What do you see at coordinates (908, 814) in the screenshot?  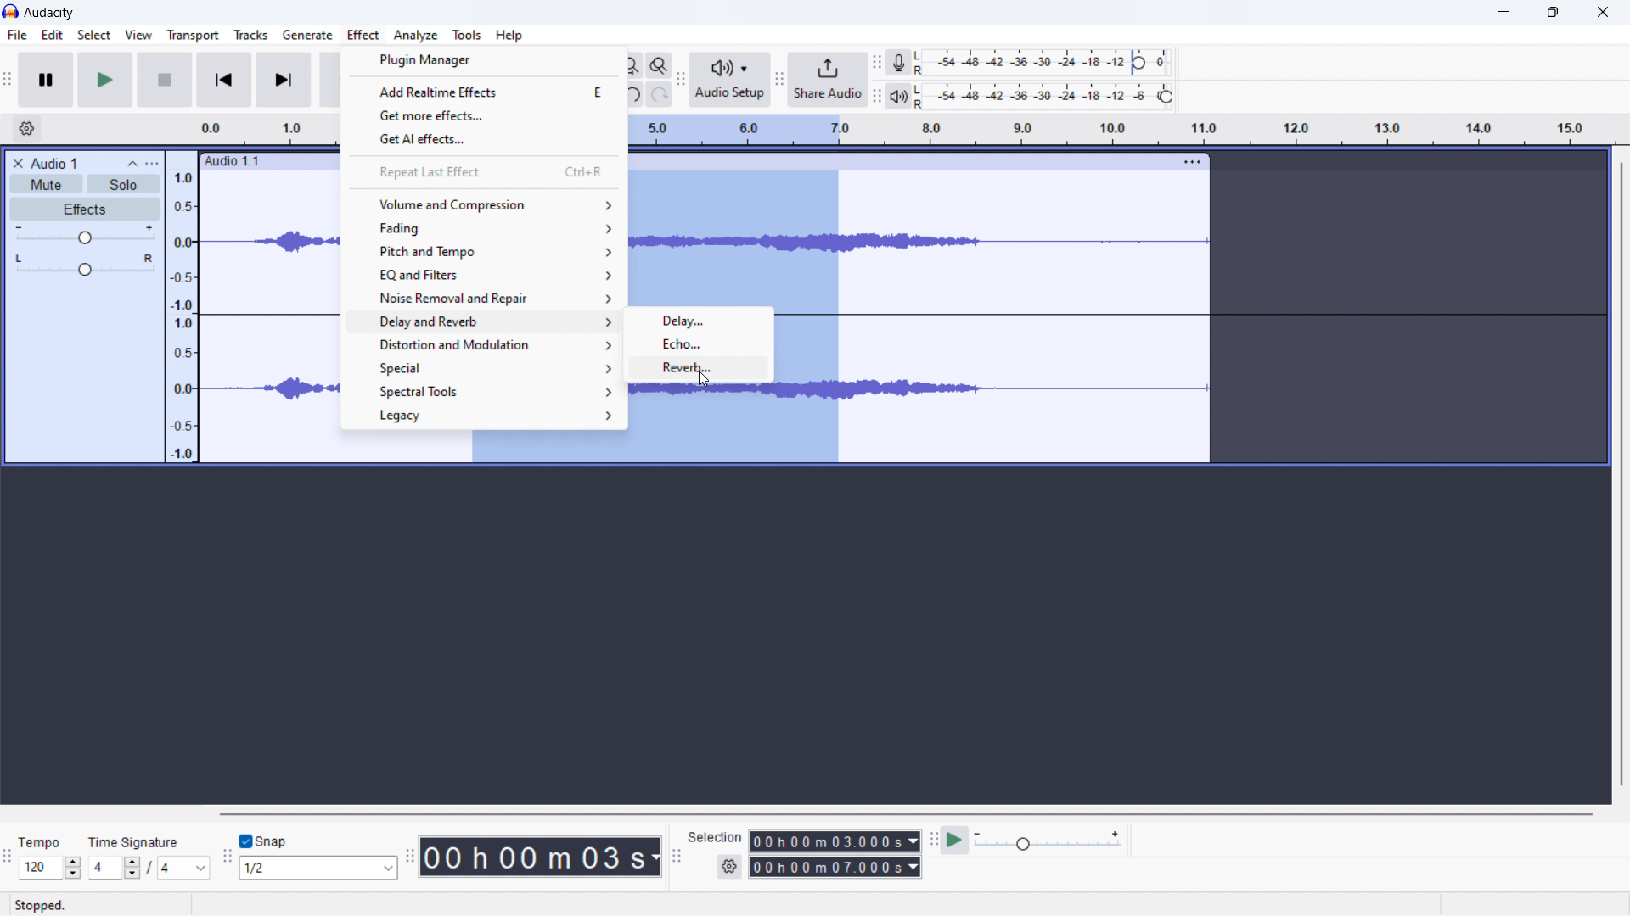 I see `horizontal scrollbar` at bounding box center [908, 814].